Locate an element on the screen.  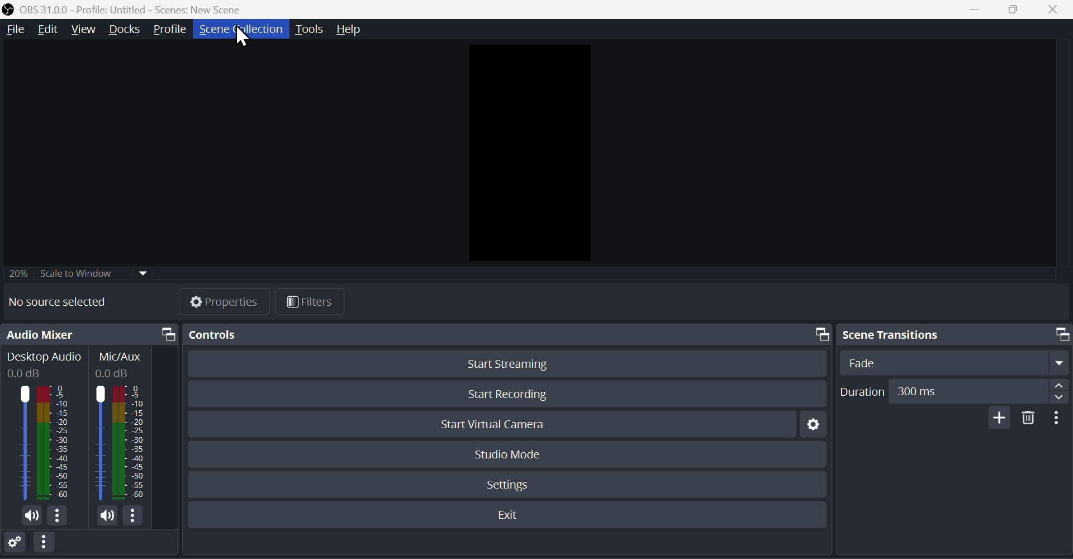
Scale to window is located at coordinates (79, 272).